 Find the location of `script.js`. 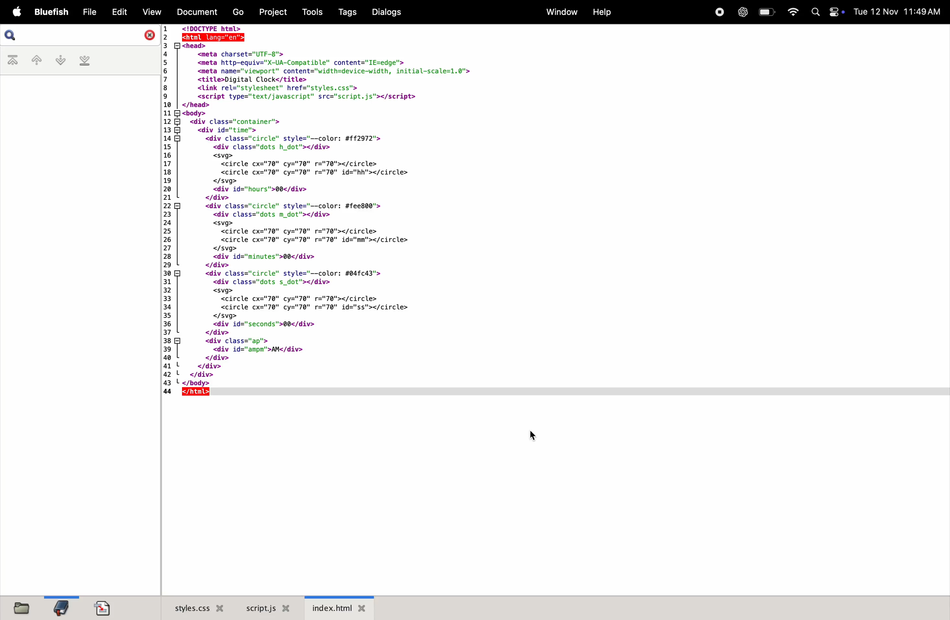

script.js is located at coordinates (268, 608).